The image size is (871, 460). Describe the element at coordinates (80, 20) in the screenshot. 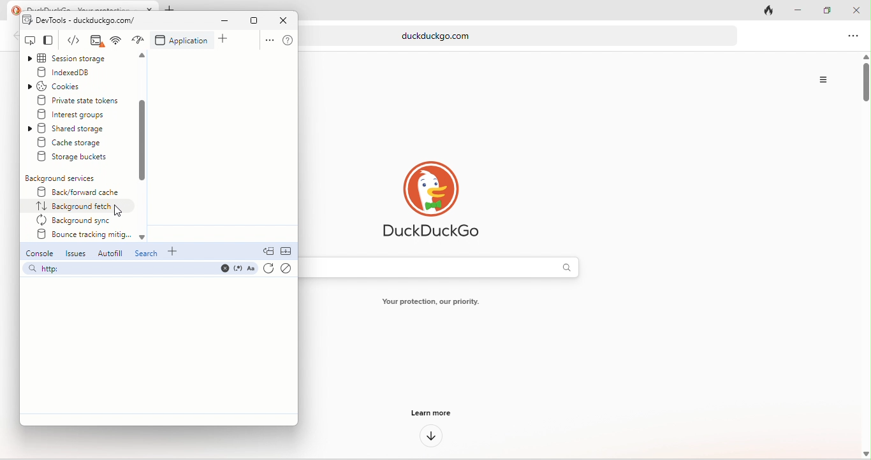

I see `dev tools` at that location.